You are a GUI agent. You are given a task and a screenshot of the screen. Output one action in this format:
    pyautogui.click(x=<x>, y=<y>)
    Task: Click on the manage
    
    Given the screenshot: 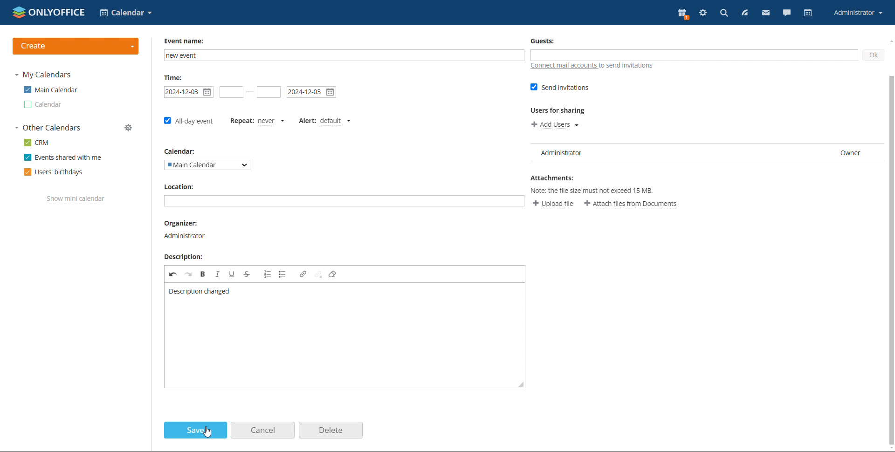 What is the action you would take?
    pyautogui.click(x=129, y=128)
    